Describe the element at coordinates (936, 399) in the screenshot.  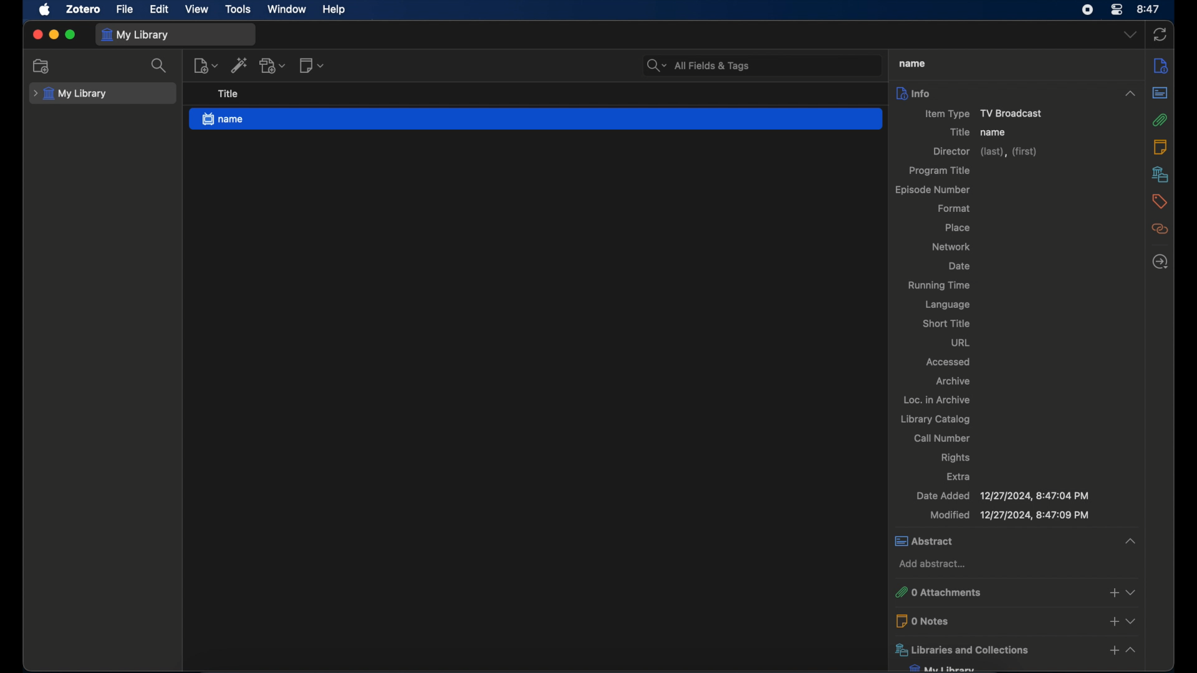
I see `loc. in archive` at that location.